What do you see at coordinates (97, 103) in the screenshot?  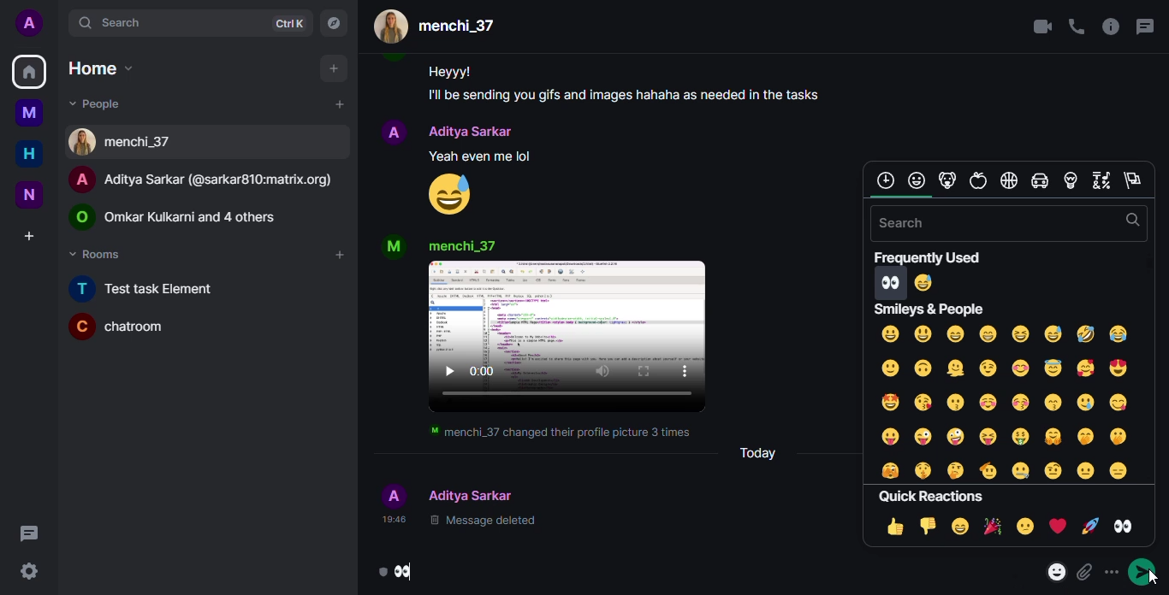 I see `people drop down` at bounding box center [97, 103].